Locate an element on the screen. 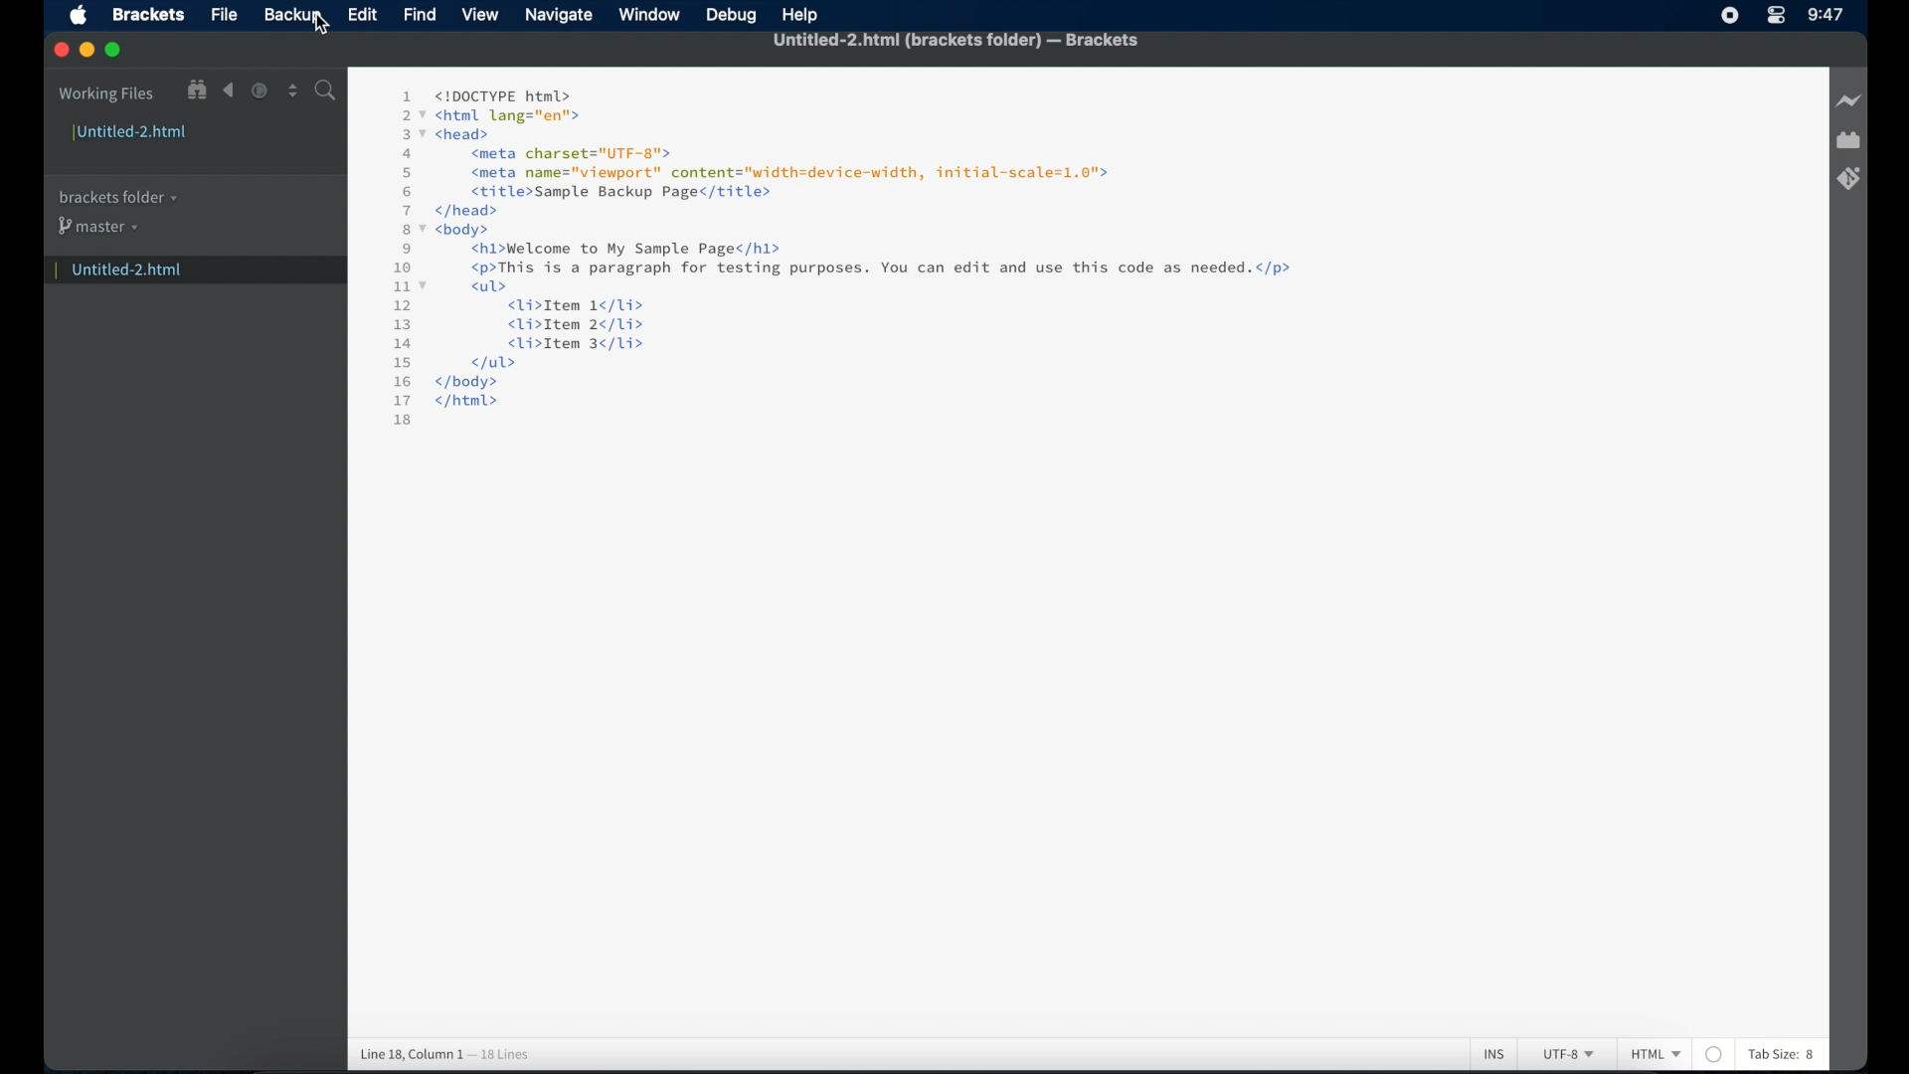 This screenshot has height=1074, width=1909. control center is located at coordinates (1775, 16).